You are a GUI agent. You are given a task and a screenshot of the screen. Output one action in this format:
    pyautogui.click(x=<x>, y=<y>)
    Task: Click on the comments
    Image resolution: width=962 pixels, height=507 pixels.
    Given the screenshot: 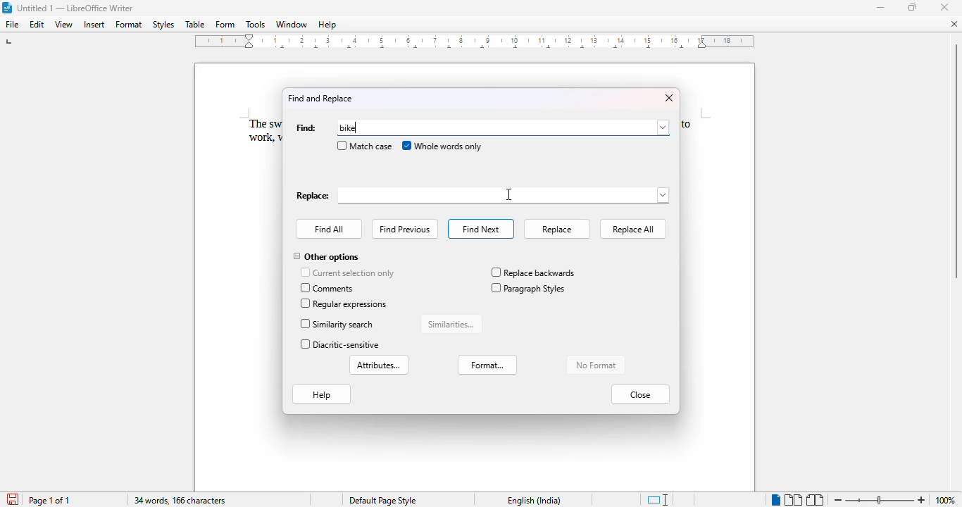 What is the action you would take?
    pyautogui.click(x=329, y=288)
    